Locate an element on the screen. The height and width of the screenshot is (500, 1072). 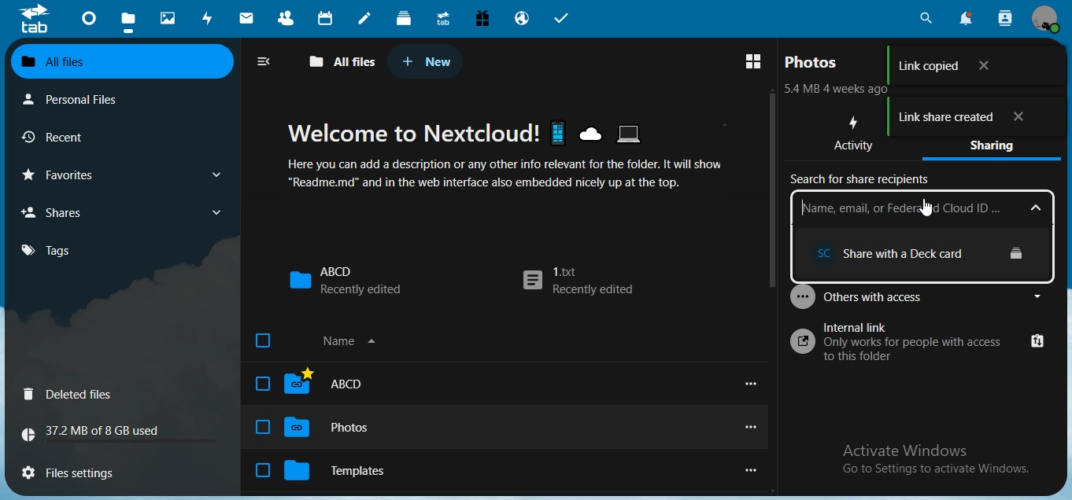
notes is located at coordinates (364, 19).